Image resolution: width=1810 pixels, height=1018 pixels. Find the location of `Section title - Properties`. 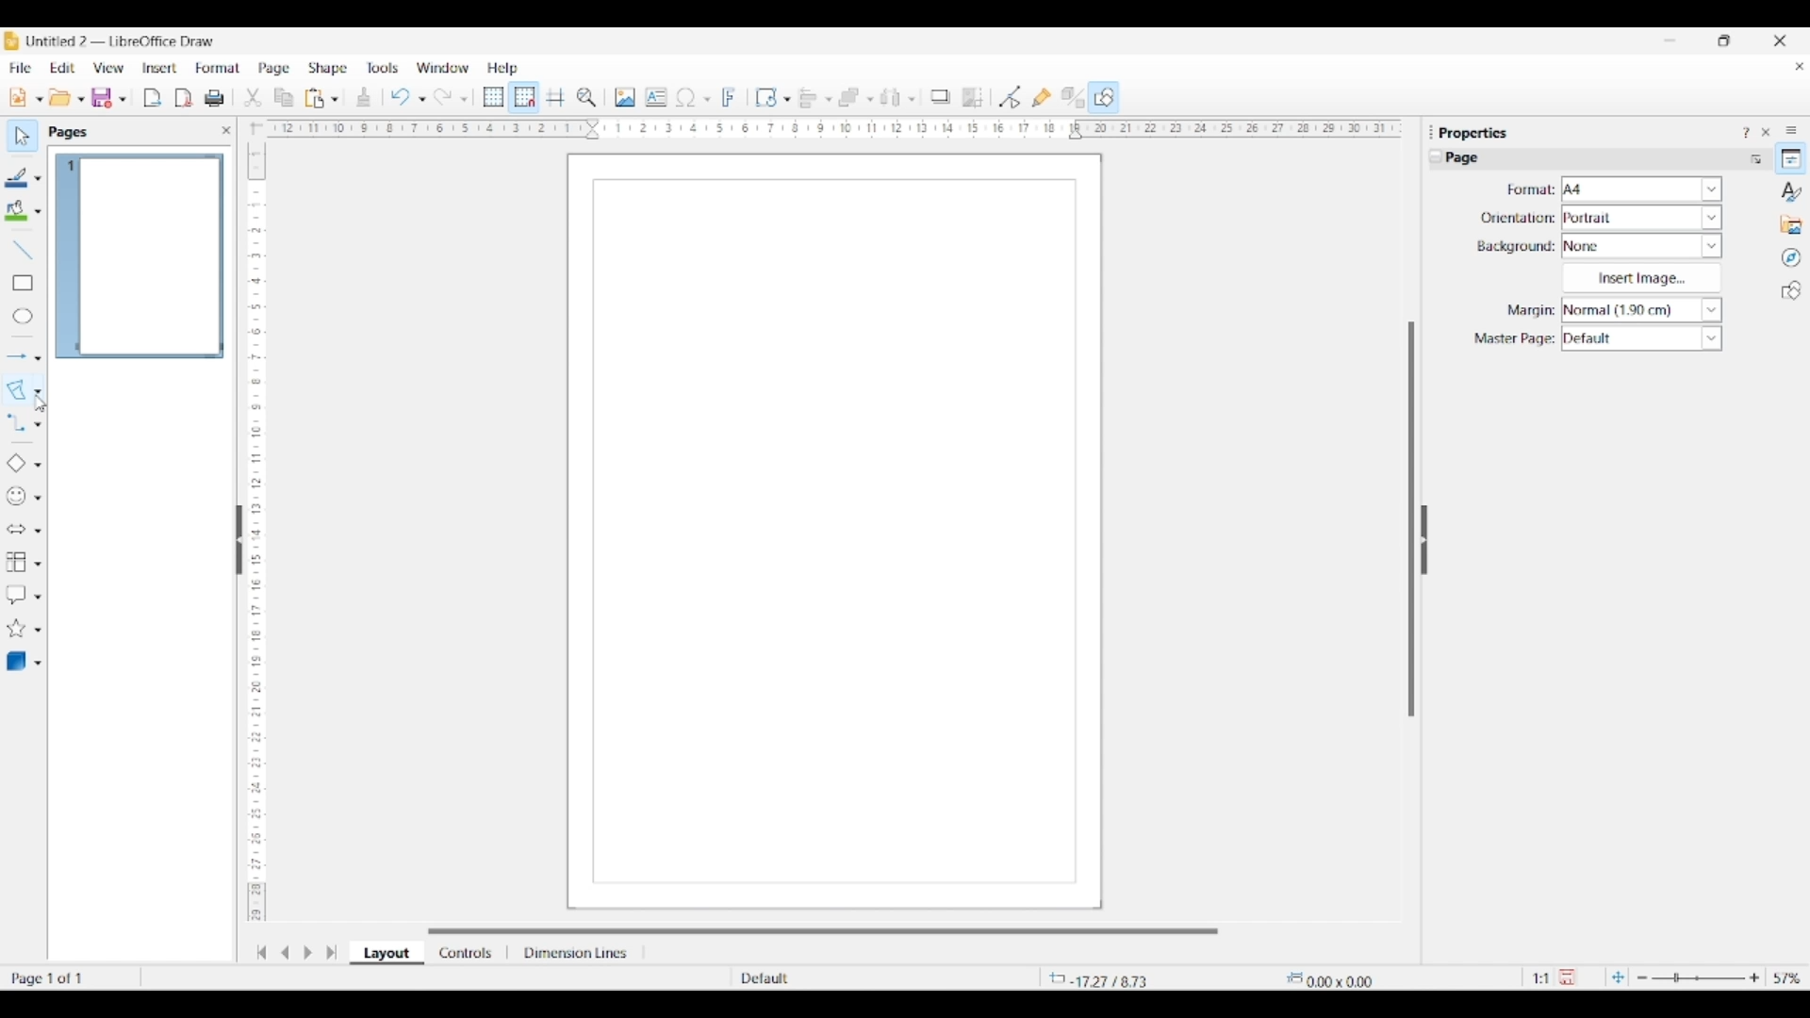

Section title - Properties is located at coordinates (1477, 132).